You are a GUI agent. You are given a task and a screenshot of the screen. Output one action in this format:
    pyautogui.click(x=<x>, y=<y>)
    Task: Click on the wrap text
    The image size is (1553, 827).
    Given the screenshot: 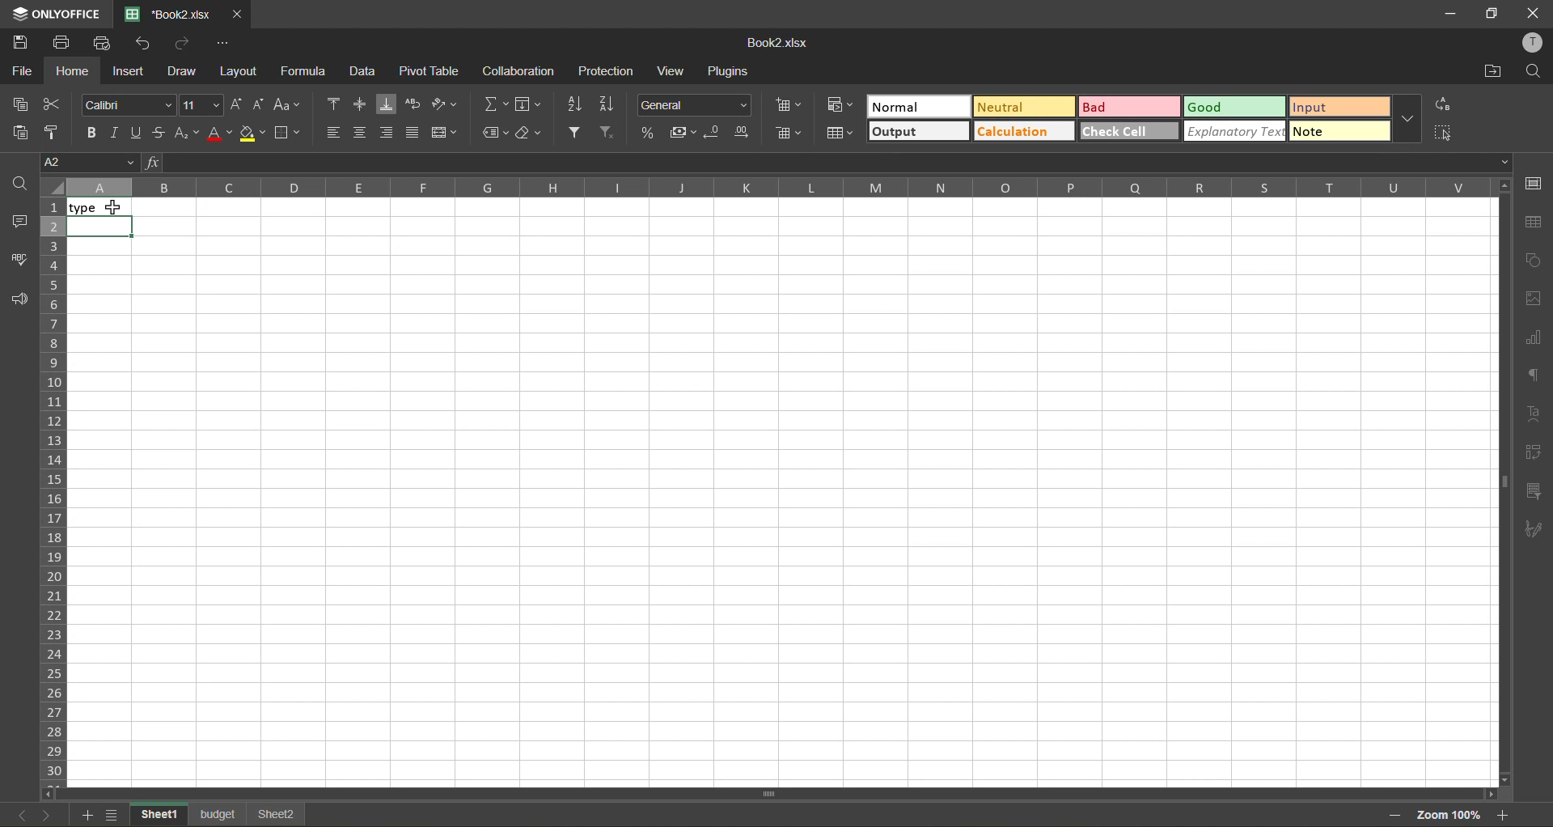 What is the action you would take?
    pyautogui.click(x=413, y=102)
    